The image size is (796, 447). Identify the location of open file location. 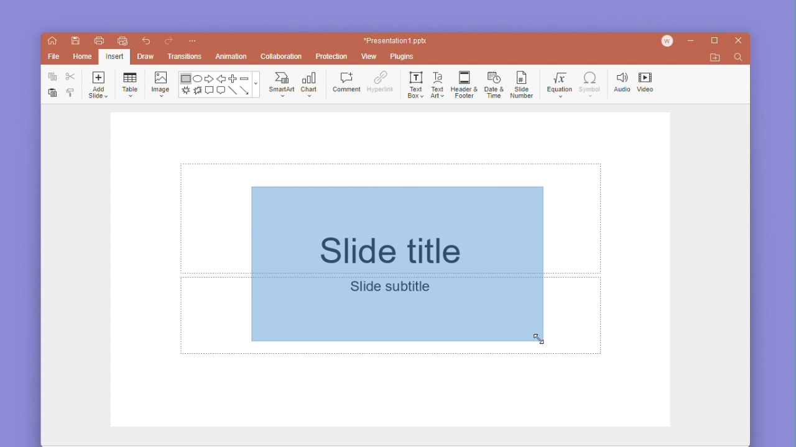
(715, 58).